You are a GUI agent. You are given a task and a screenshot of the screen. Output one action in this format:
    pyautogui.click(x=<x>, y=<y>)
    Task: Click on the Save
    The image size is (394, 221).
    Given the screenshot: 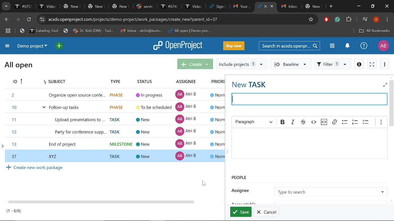 What is the action you would take?
    pyautogui.click(x=241, y=212)
    